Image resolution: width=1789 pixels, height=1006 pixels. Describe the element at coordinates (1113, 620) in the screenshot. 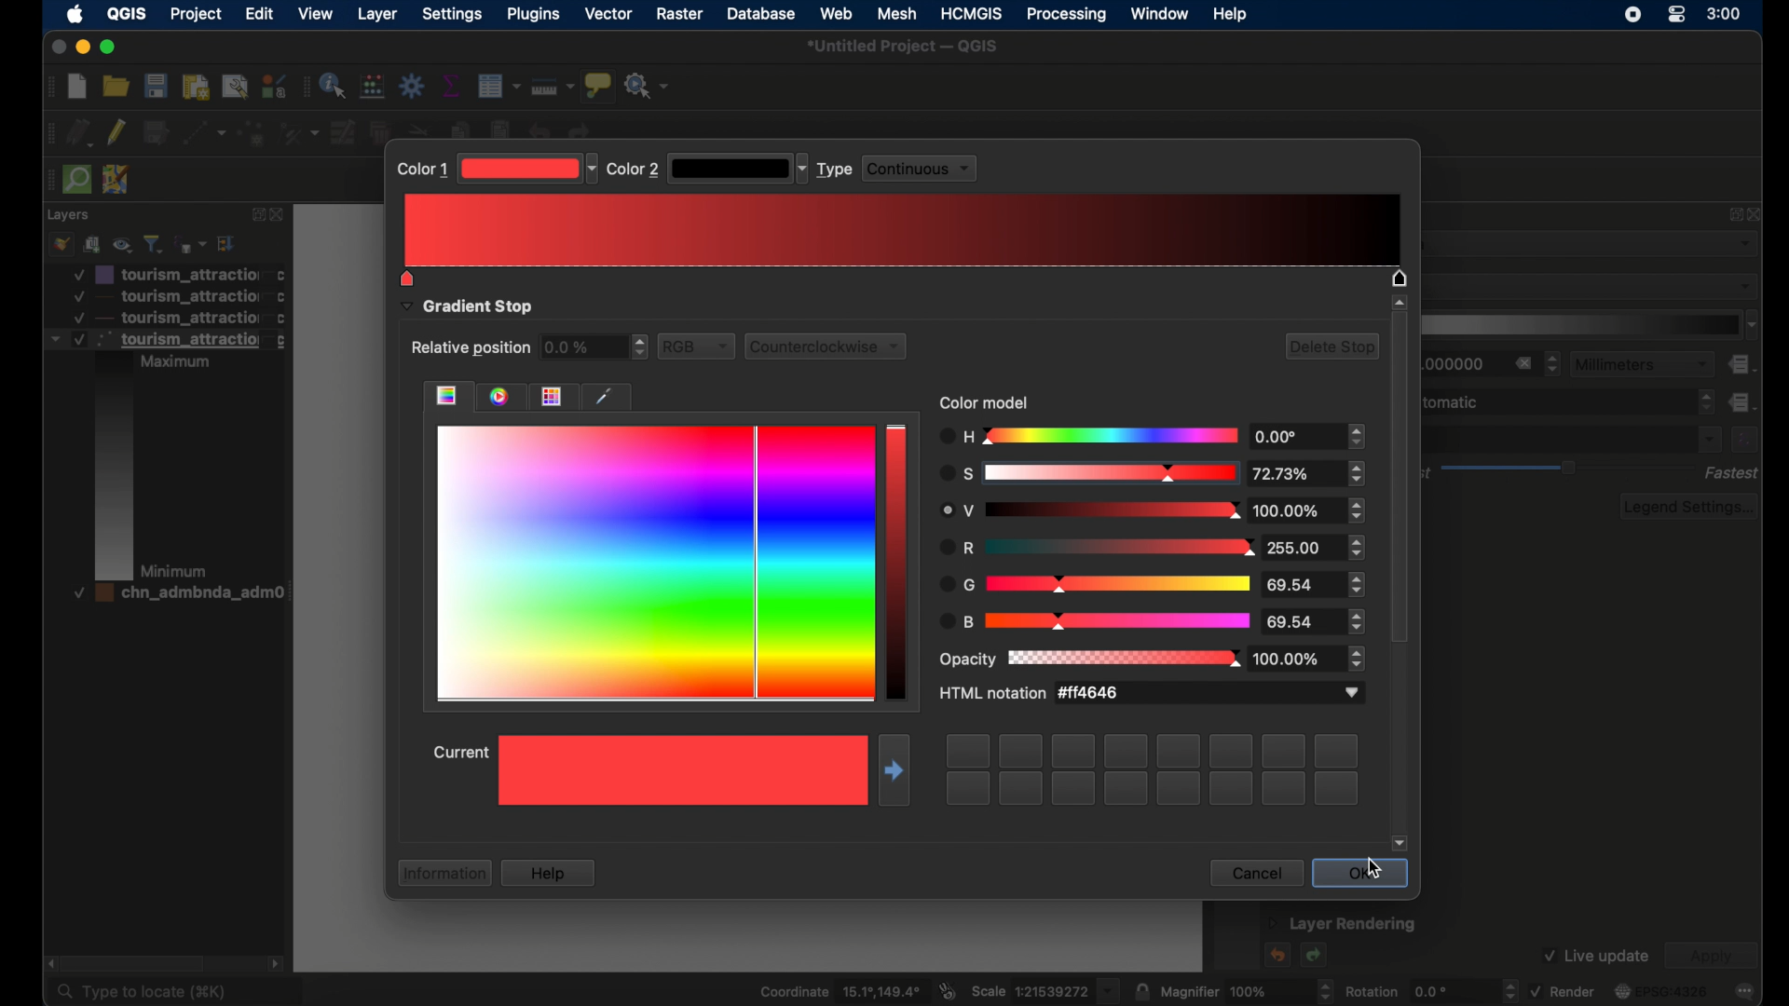

I see `color changed` at that location.